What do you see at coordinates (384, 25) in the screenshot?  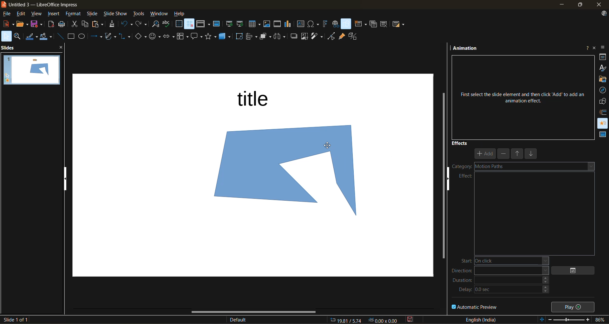 I see `delete slide` at bounding box center [384, 25].